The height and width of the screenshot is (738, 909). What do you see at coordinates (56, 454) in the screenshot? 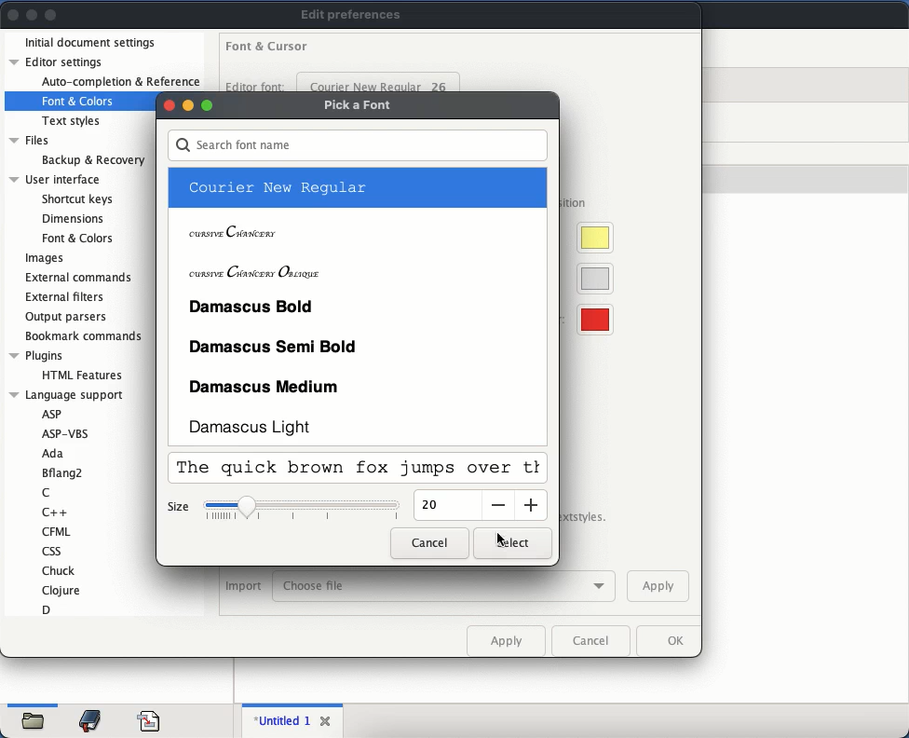
I see `Ada` at bounding box center [56, 454].